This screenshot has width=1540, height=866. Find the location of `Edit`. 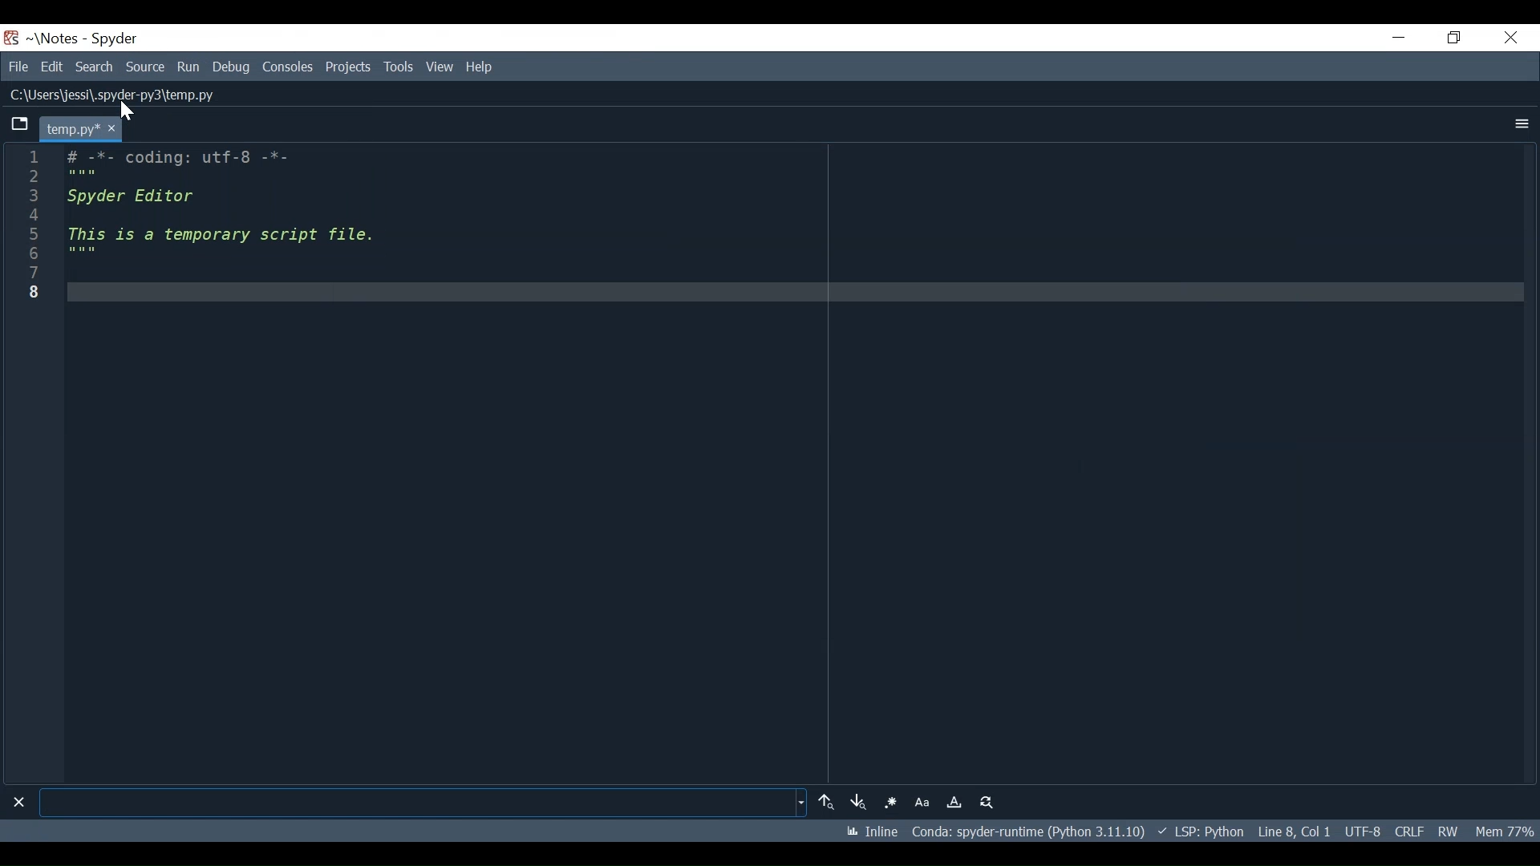

Edit is located at coordinates (47, 67).